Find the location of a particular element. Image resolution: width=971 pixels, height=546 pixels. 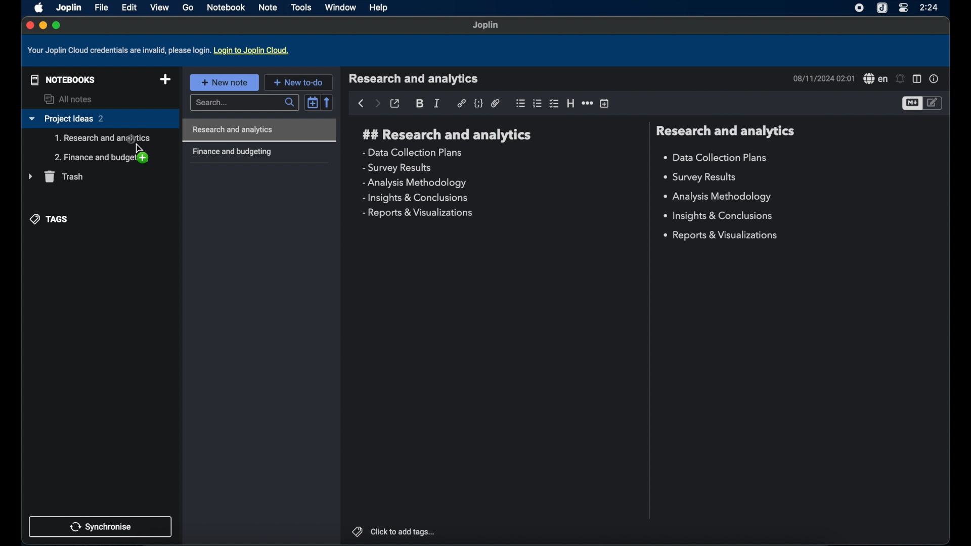

notebooks is located at coordinates (61, 79).